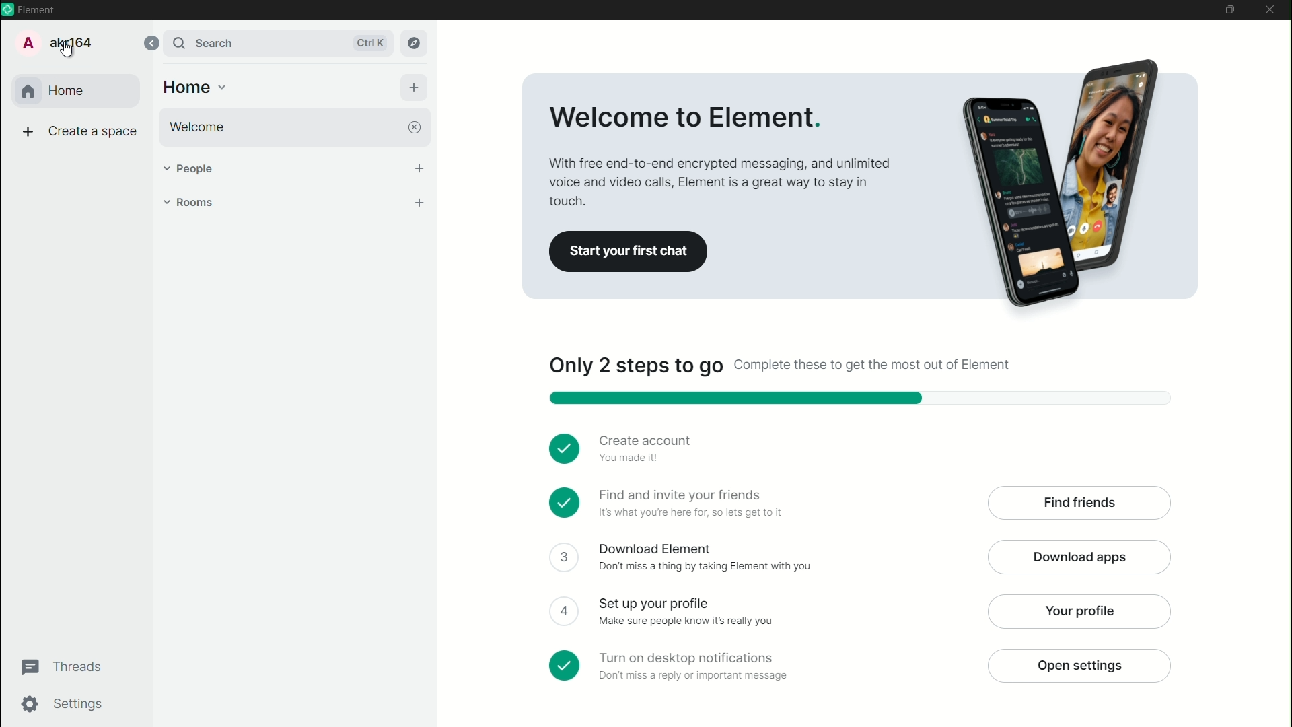 The height and width of the screenshot is (727, 1292). I want to click on maximize or restore, so click(1231, 10).